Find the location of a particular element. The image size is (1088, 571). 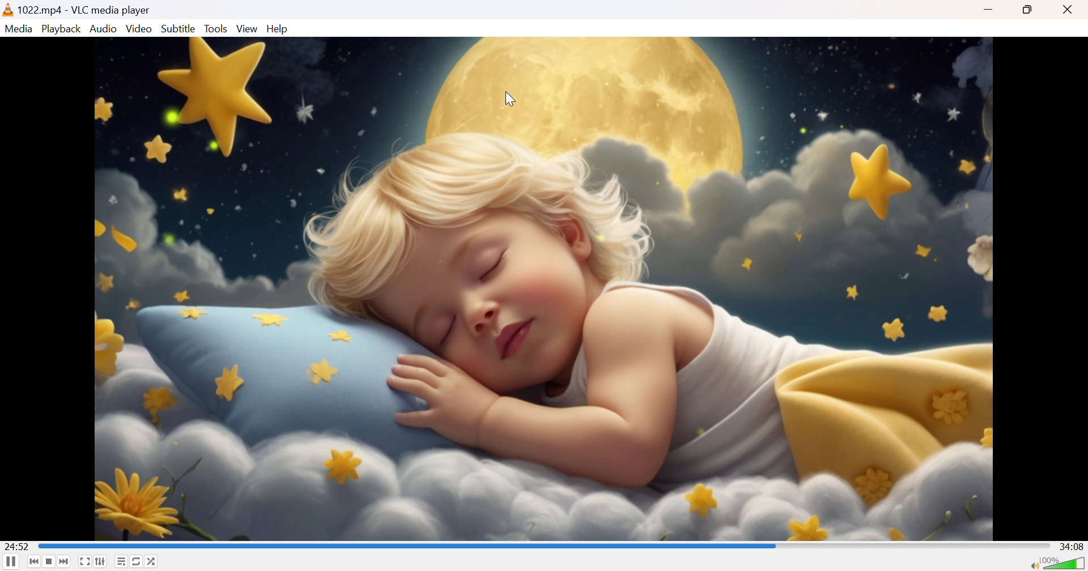

Tools is located at coordinates (216, 29).